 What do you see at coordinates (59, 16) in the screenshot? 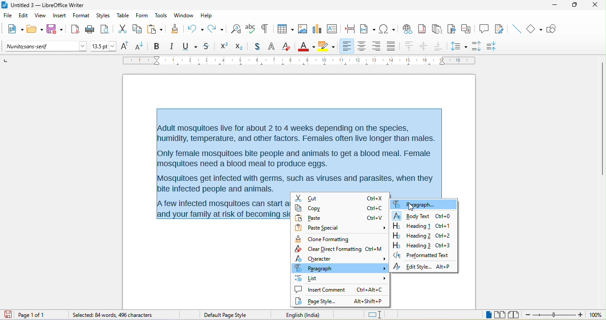
I see `insert` at bounding box center [59, 16].